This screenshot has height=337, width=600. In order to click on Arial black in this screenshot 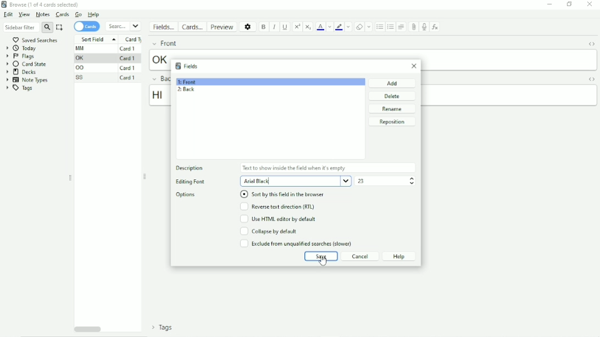, I will do `click(295, 181)`.